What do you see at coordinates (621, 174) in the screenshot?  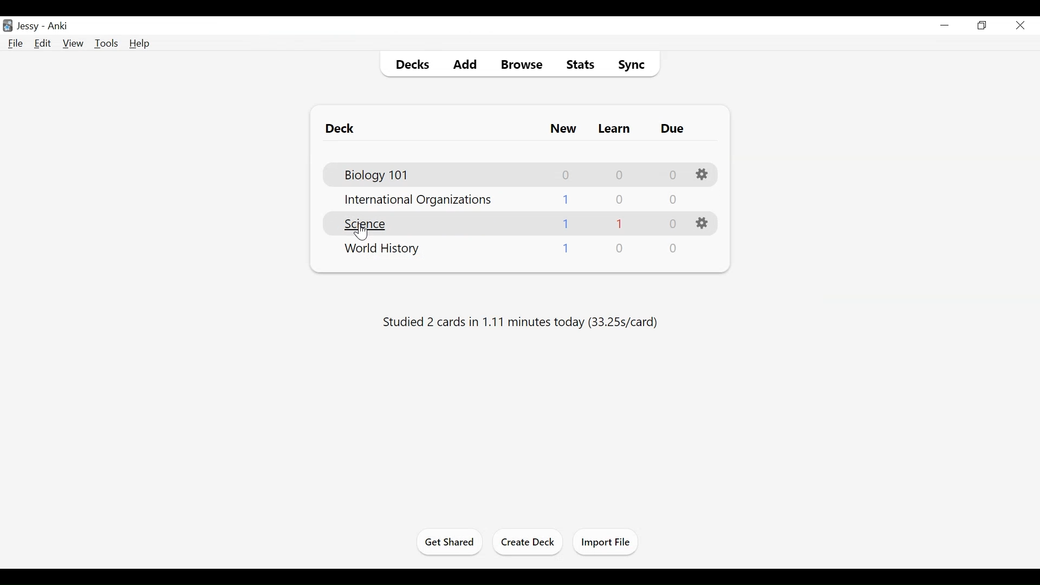 I see `Learn Cards Count` at bounding box center [621, 174].